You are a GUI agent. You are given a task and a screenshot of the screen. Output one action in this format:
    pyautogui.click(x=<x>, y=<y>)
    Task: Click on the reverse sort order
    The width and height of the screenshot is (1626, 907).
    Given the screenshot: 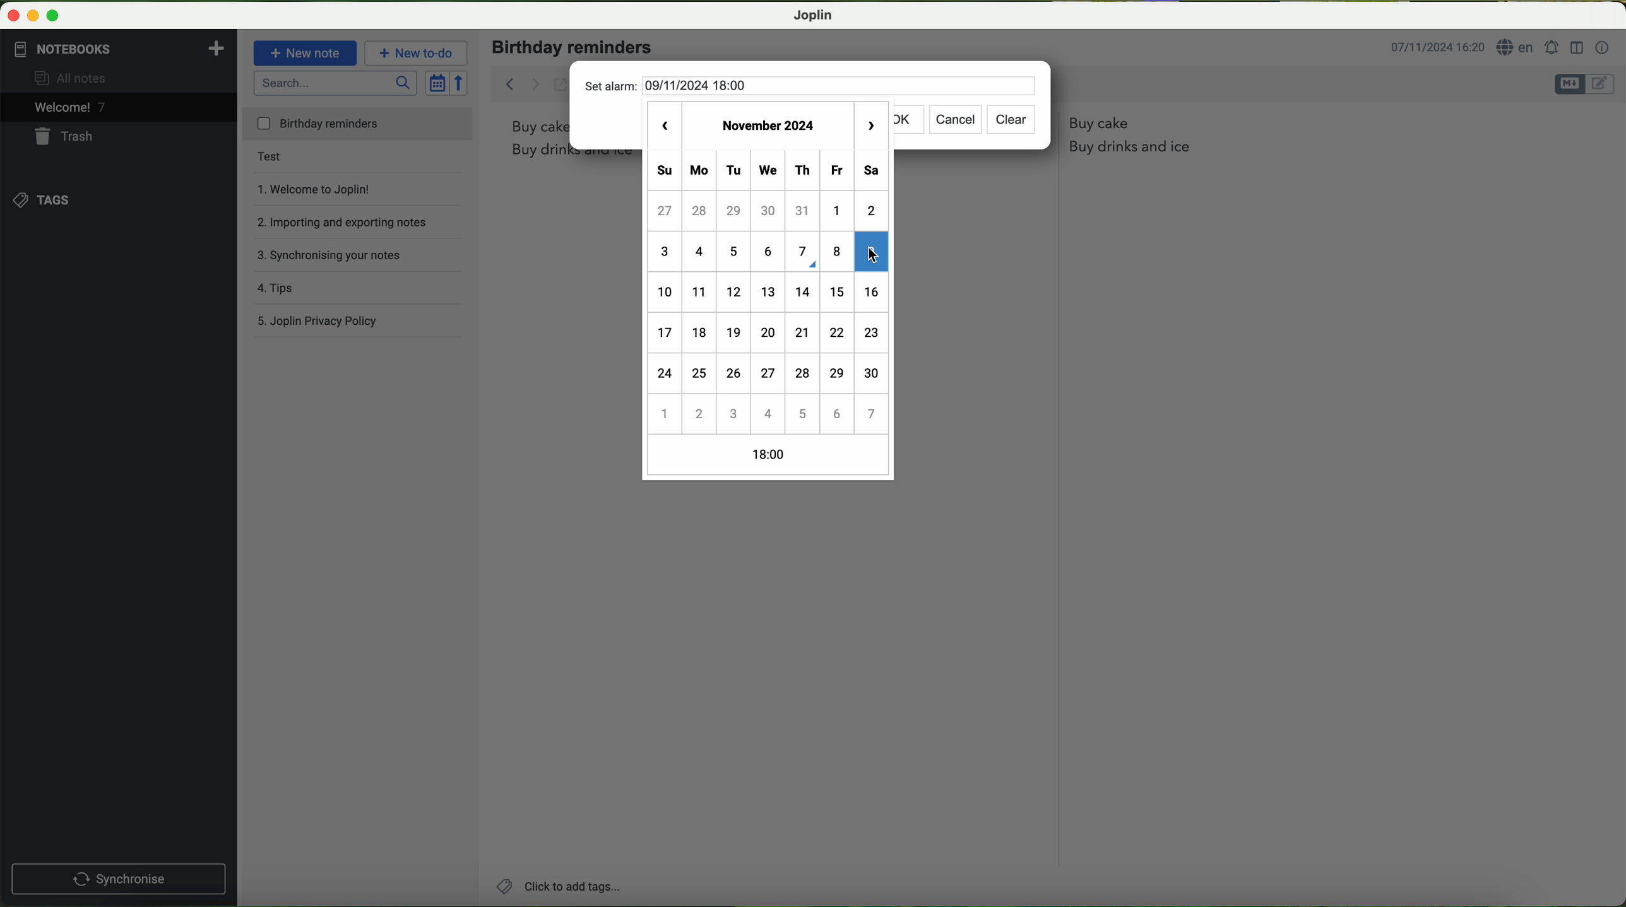 What is the action you would take?
    pyautogui.click(x=460, y=82)
    